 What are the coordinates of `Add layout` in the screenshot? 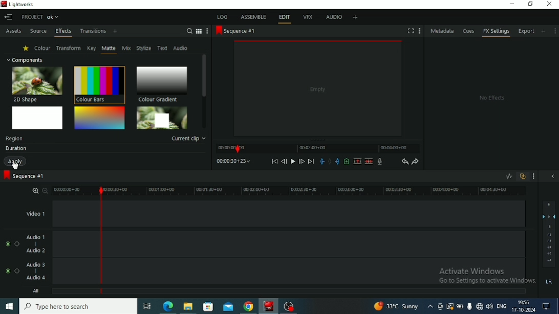 It's located at (355, 17).